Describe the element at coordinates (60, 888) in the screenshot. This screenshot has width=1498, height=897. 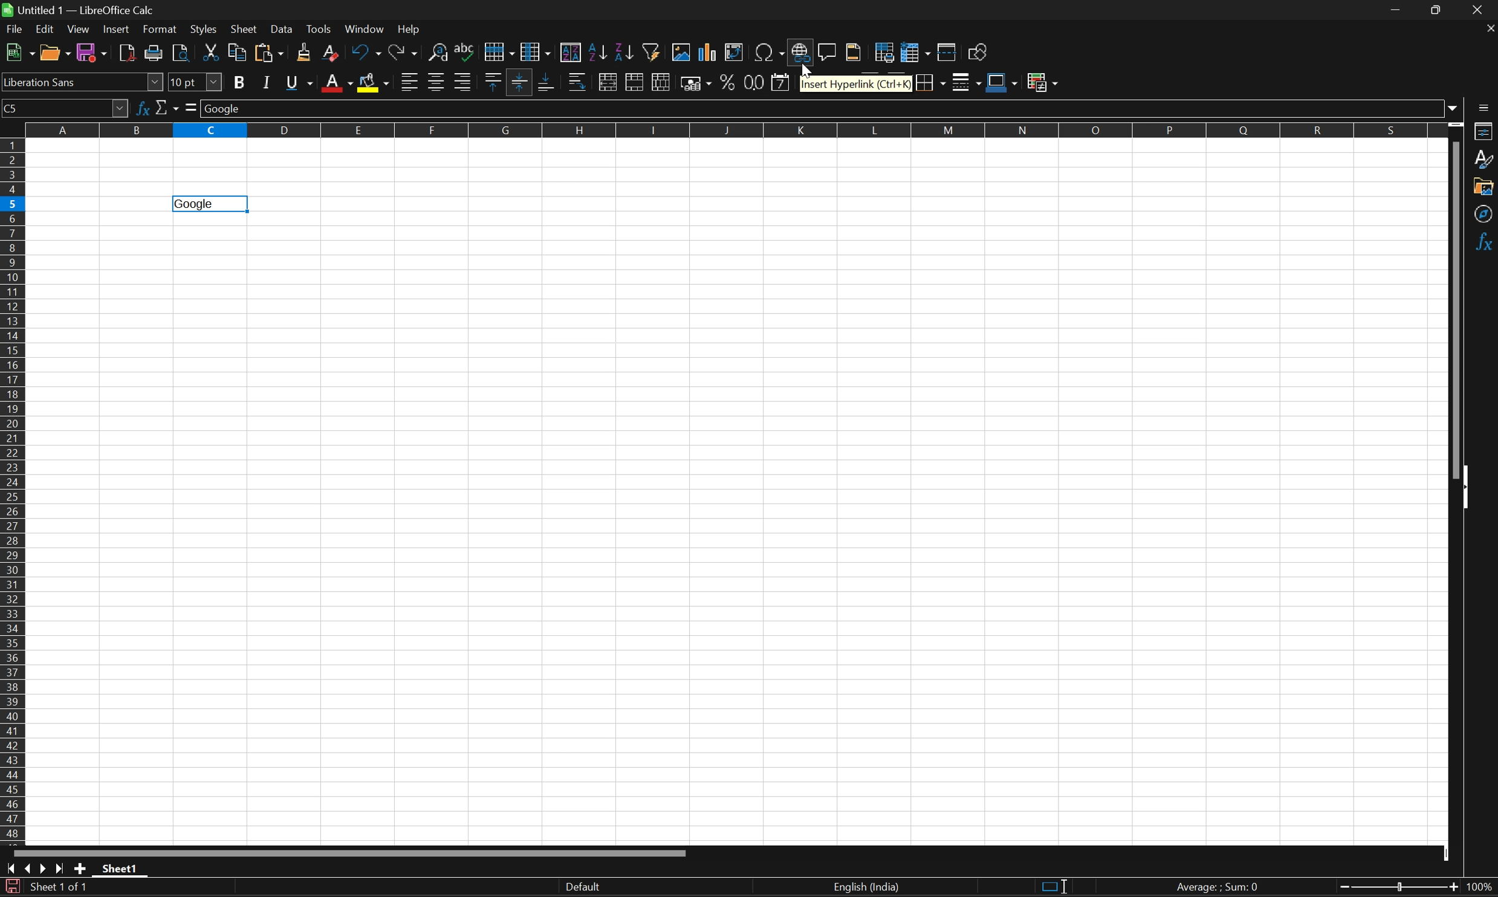
I see `Sheet 1 of 1` at that location.